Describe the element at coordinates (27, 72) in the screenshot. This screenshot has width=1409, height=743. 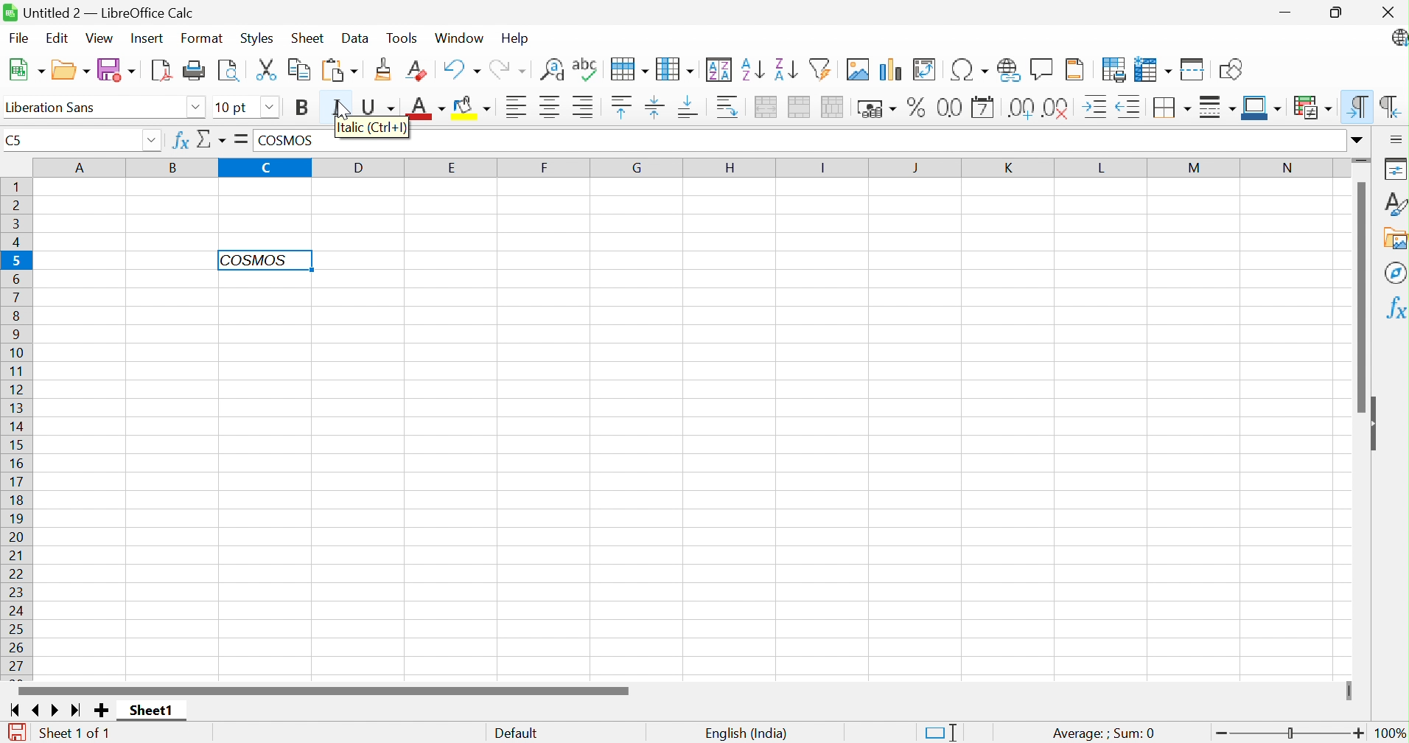
I see `New` at that location.